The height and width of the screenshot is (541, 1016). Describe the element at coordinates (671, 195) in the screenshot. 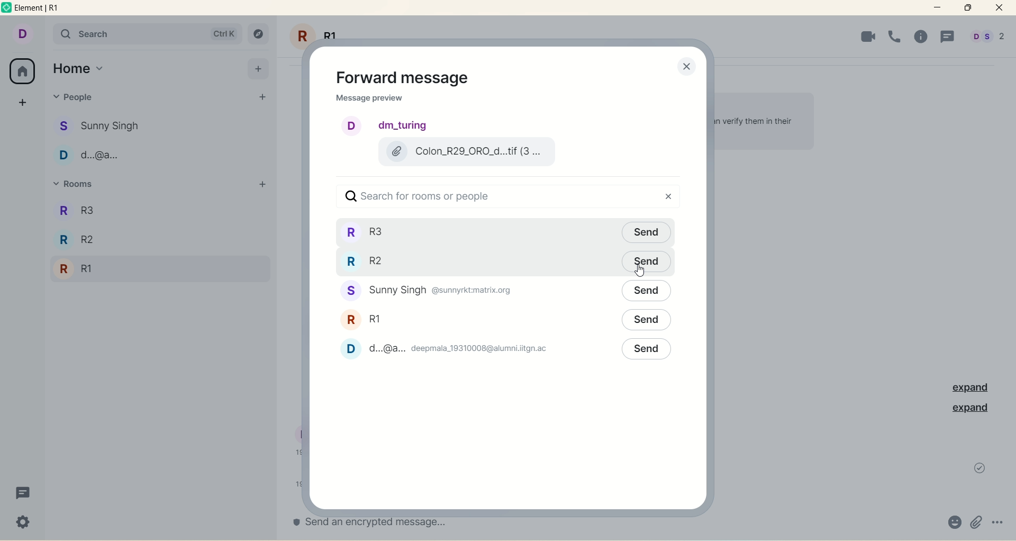

I see `close` at that location.